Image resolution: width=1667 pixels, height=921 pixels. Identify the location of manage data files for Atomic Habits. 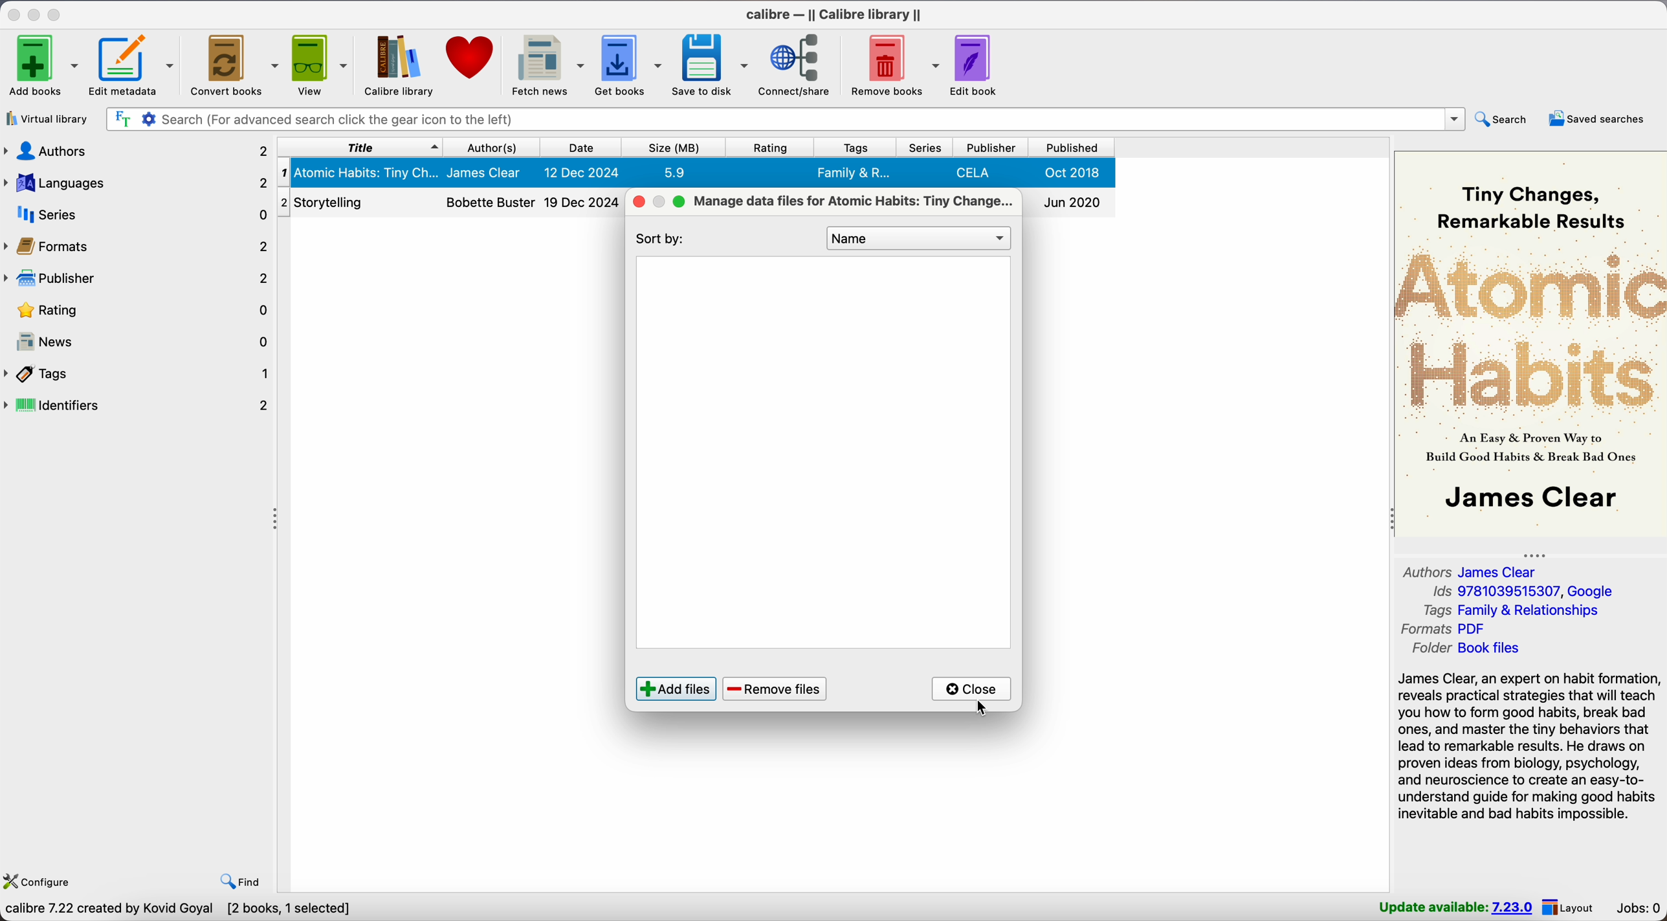
(854, 201).